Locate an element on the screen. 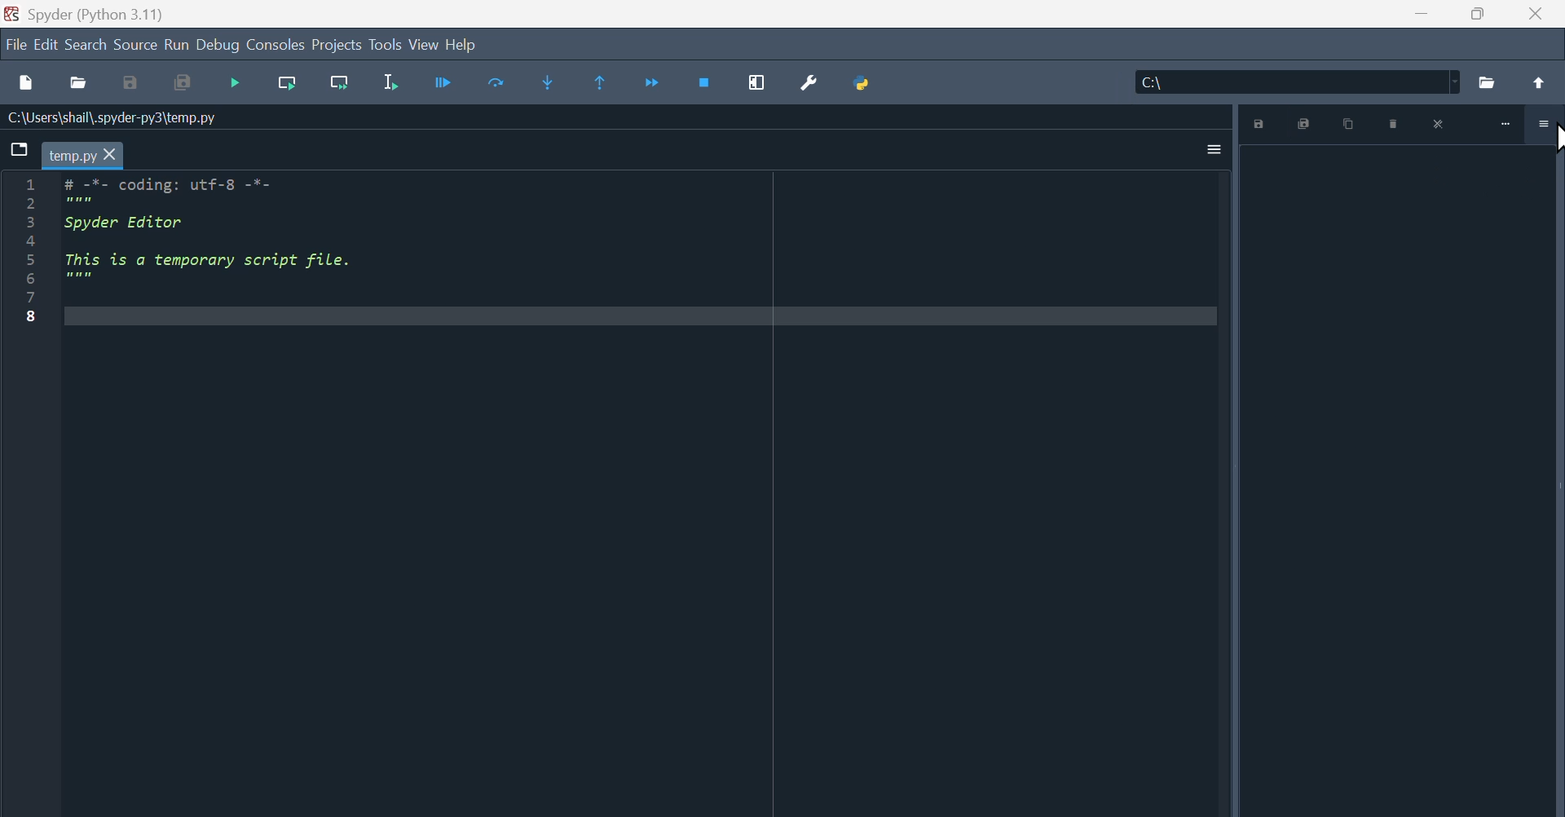  Consoles is located at coordinates (277, 45).